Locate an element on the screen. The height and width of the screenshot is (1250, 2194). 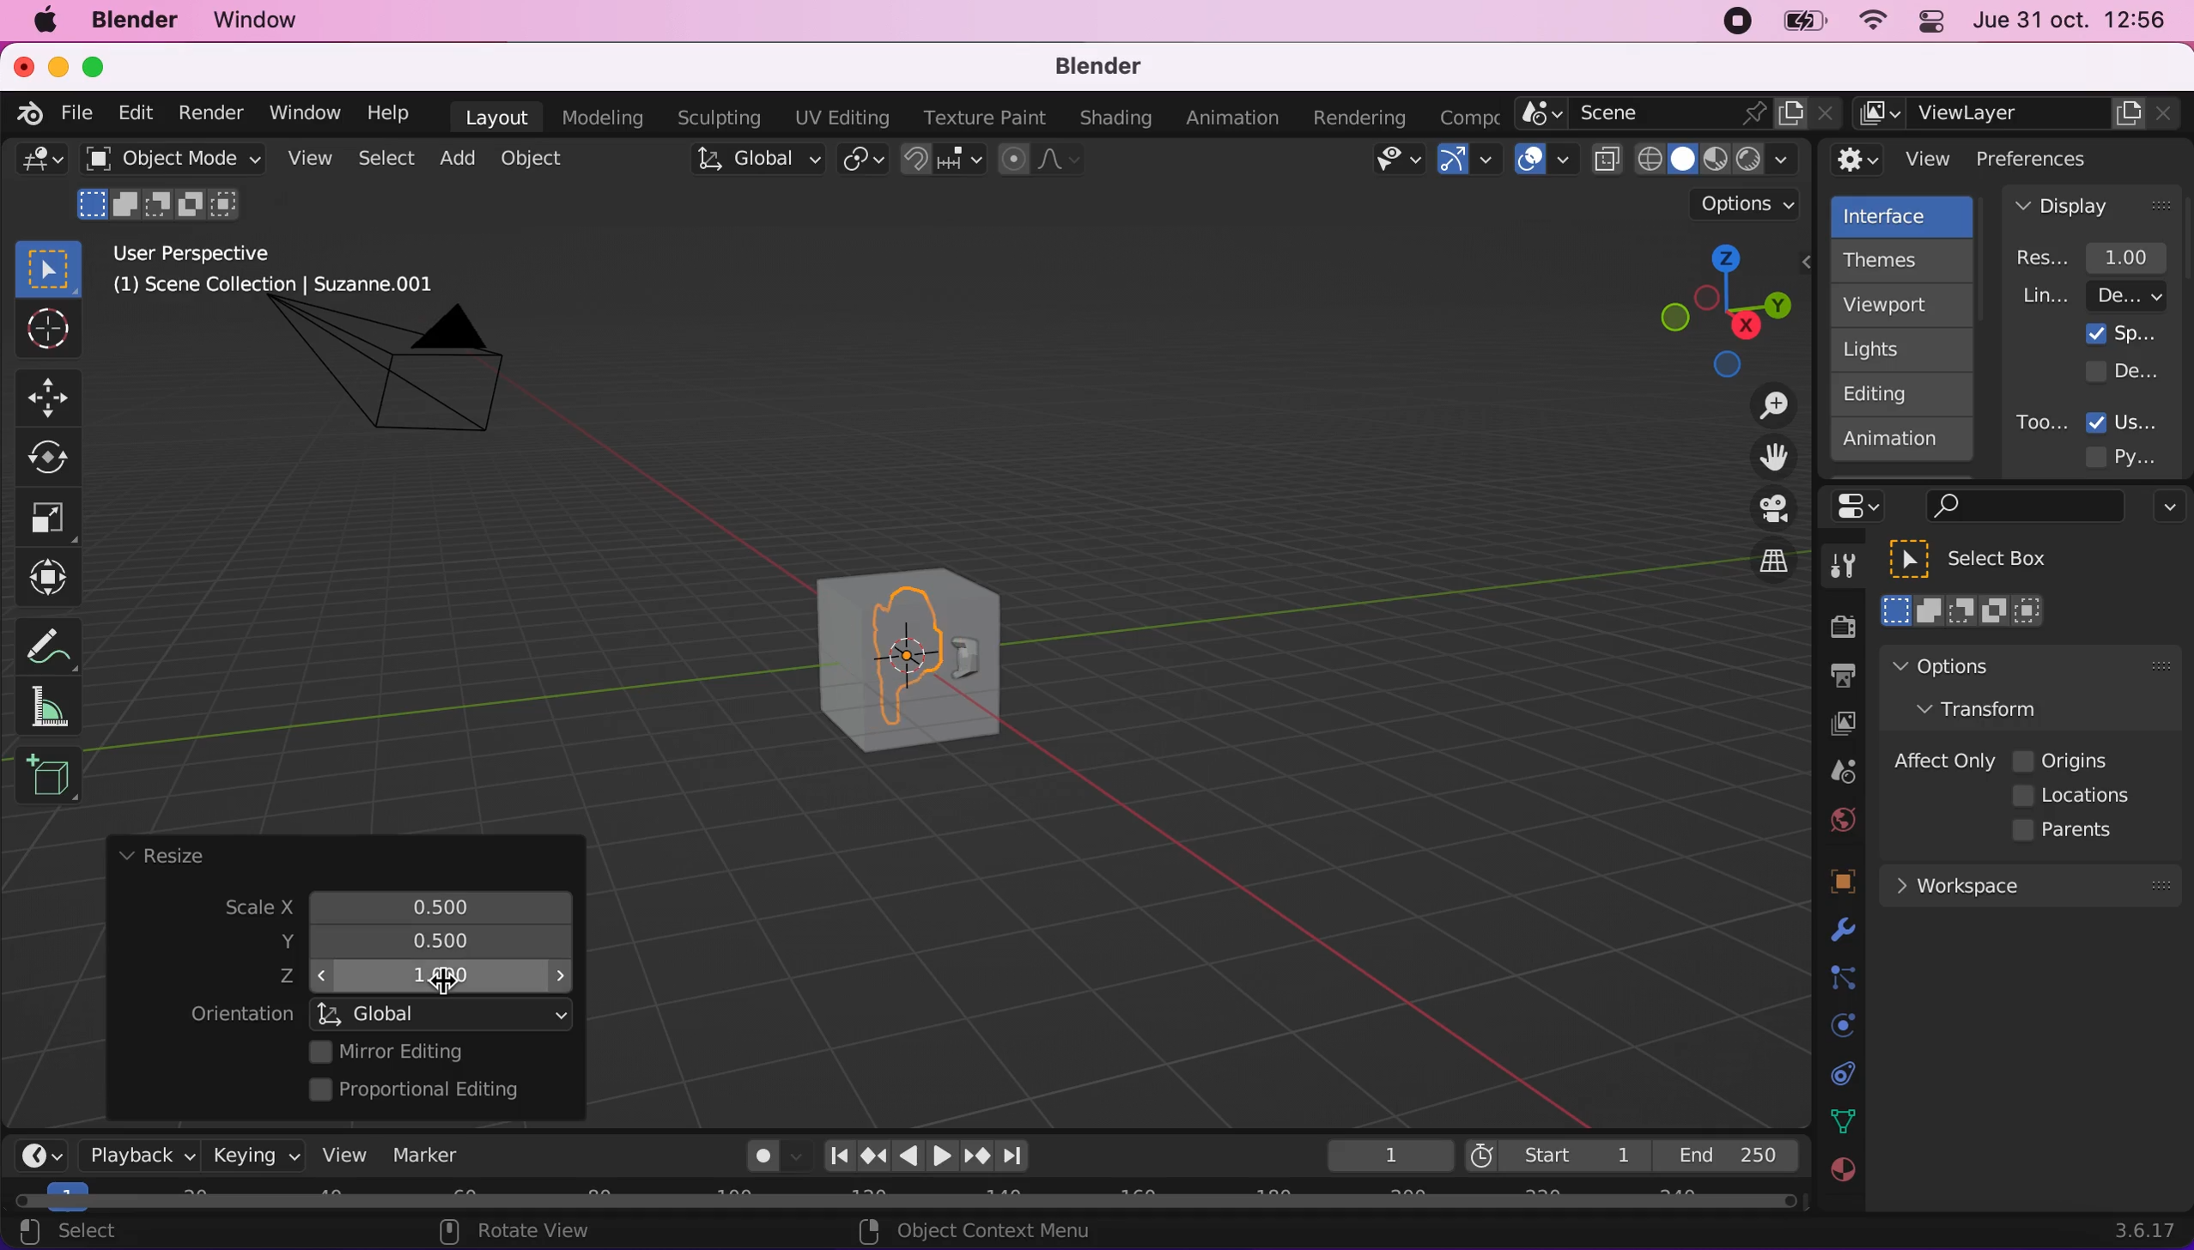
keyframe is located at coordinates (1388, 1156).